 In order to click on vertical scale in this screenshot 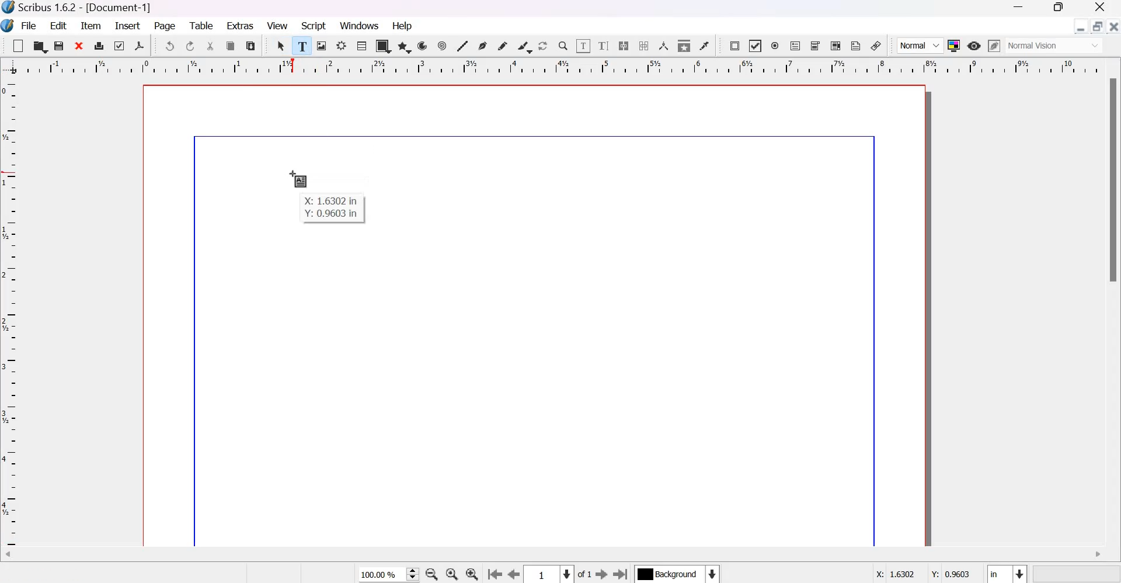, I will do `click(13, 314)`.